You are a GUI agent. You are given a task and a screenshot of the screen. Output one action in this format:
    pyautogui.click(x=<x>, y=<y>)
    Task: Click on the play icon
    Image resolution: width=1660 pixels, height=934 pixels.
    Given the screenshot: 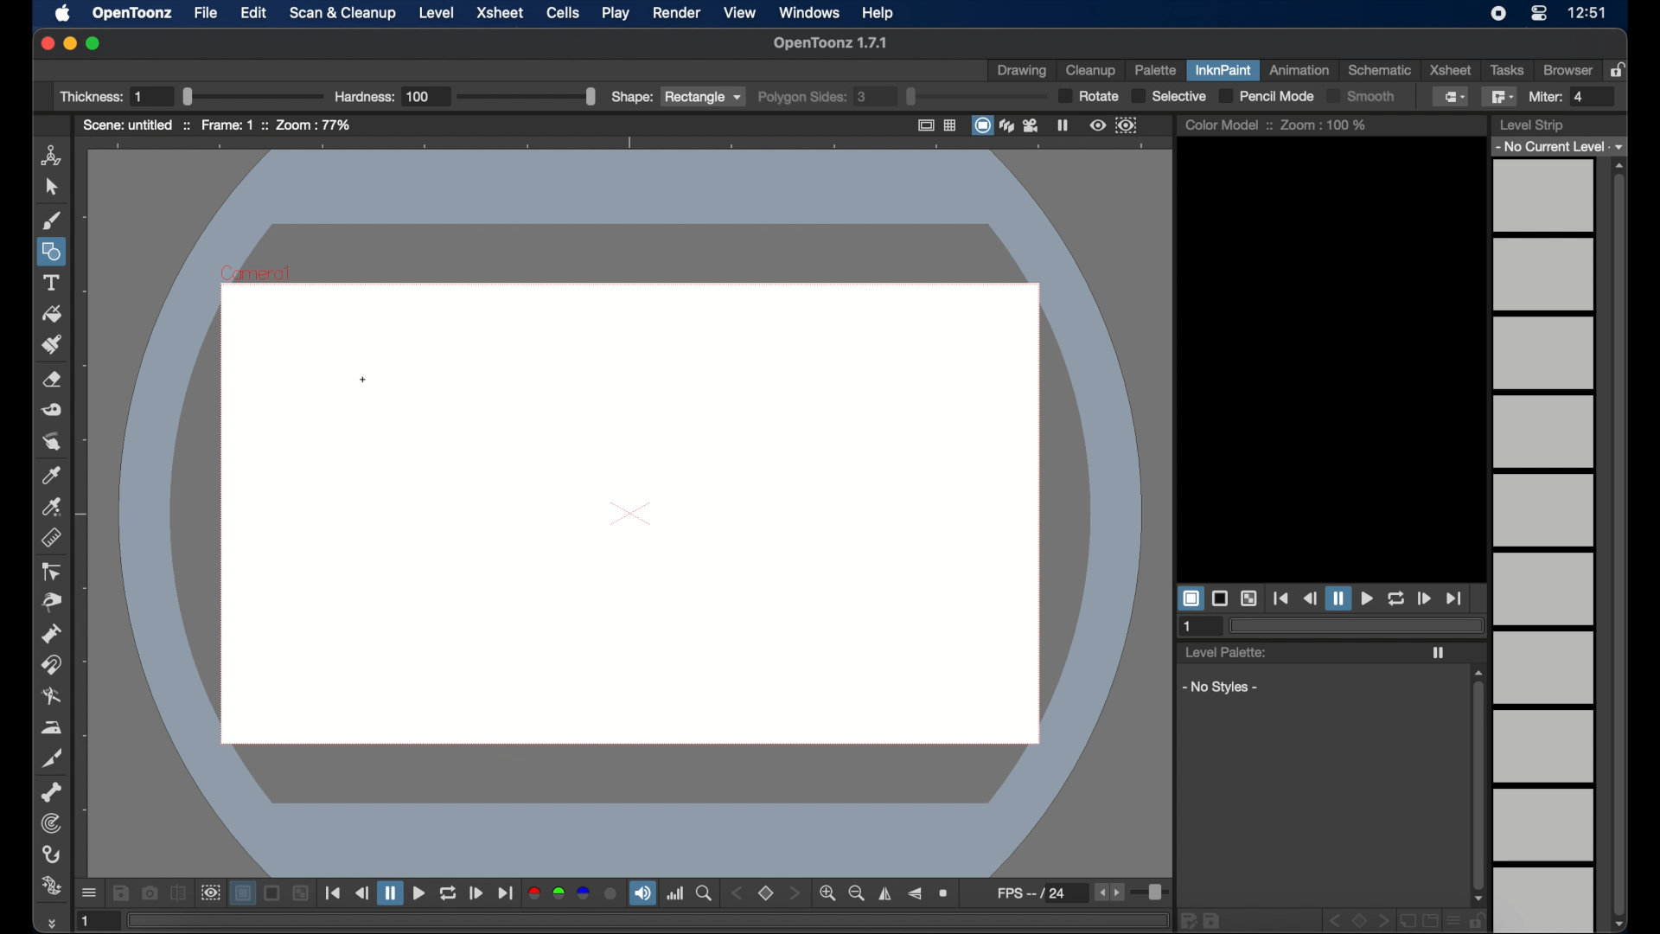 What is the action you would take?
    pyautogui.click(x=1438, y=653)
    